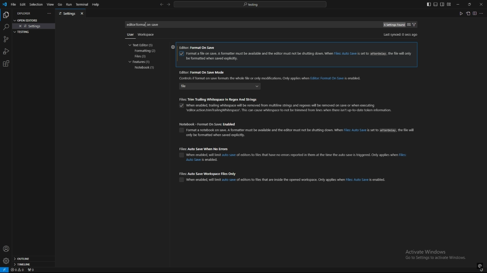 This screenshot has width=487, height=273. Describe the element at coordinates (482, 13) in the screenshot. I see `more actions` at that location.